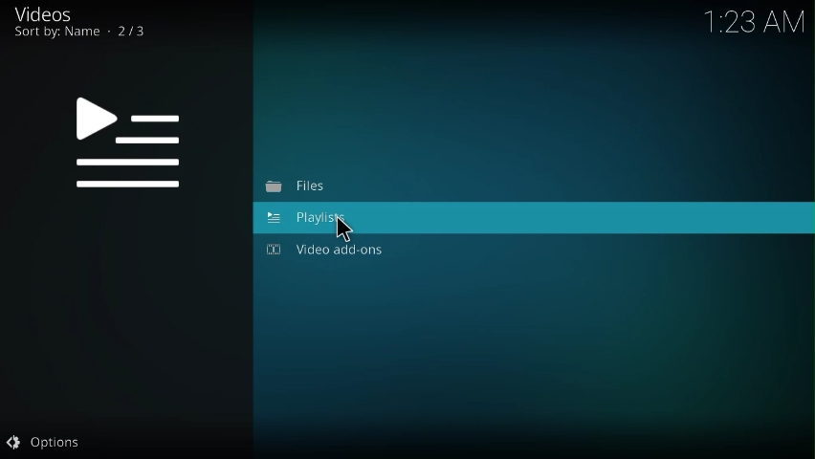 The height and width of the screenshot is (459, 815). What do you see at coordinates (47, 13) in the screenshot?
I see `videos` at bounding box center [47, 13].